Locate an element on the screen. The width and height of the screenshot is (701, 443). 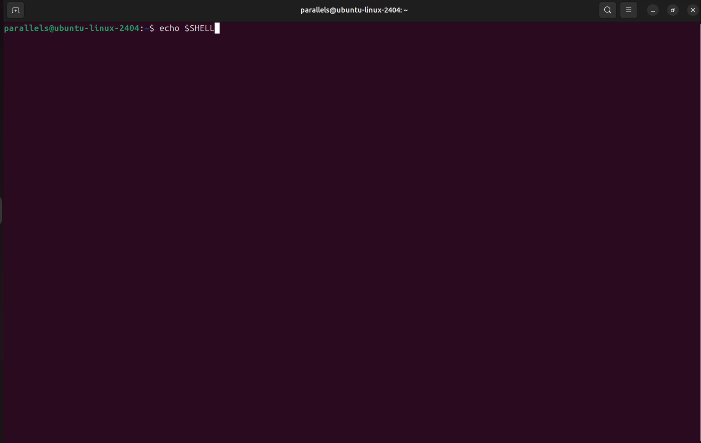
bash prompt is located at coordinates (79, 29).